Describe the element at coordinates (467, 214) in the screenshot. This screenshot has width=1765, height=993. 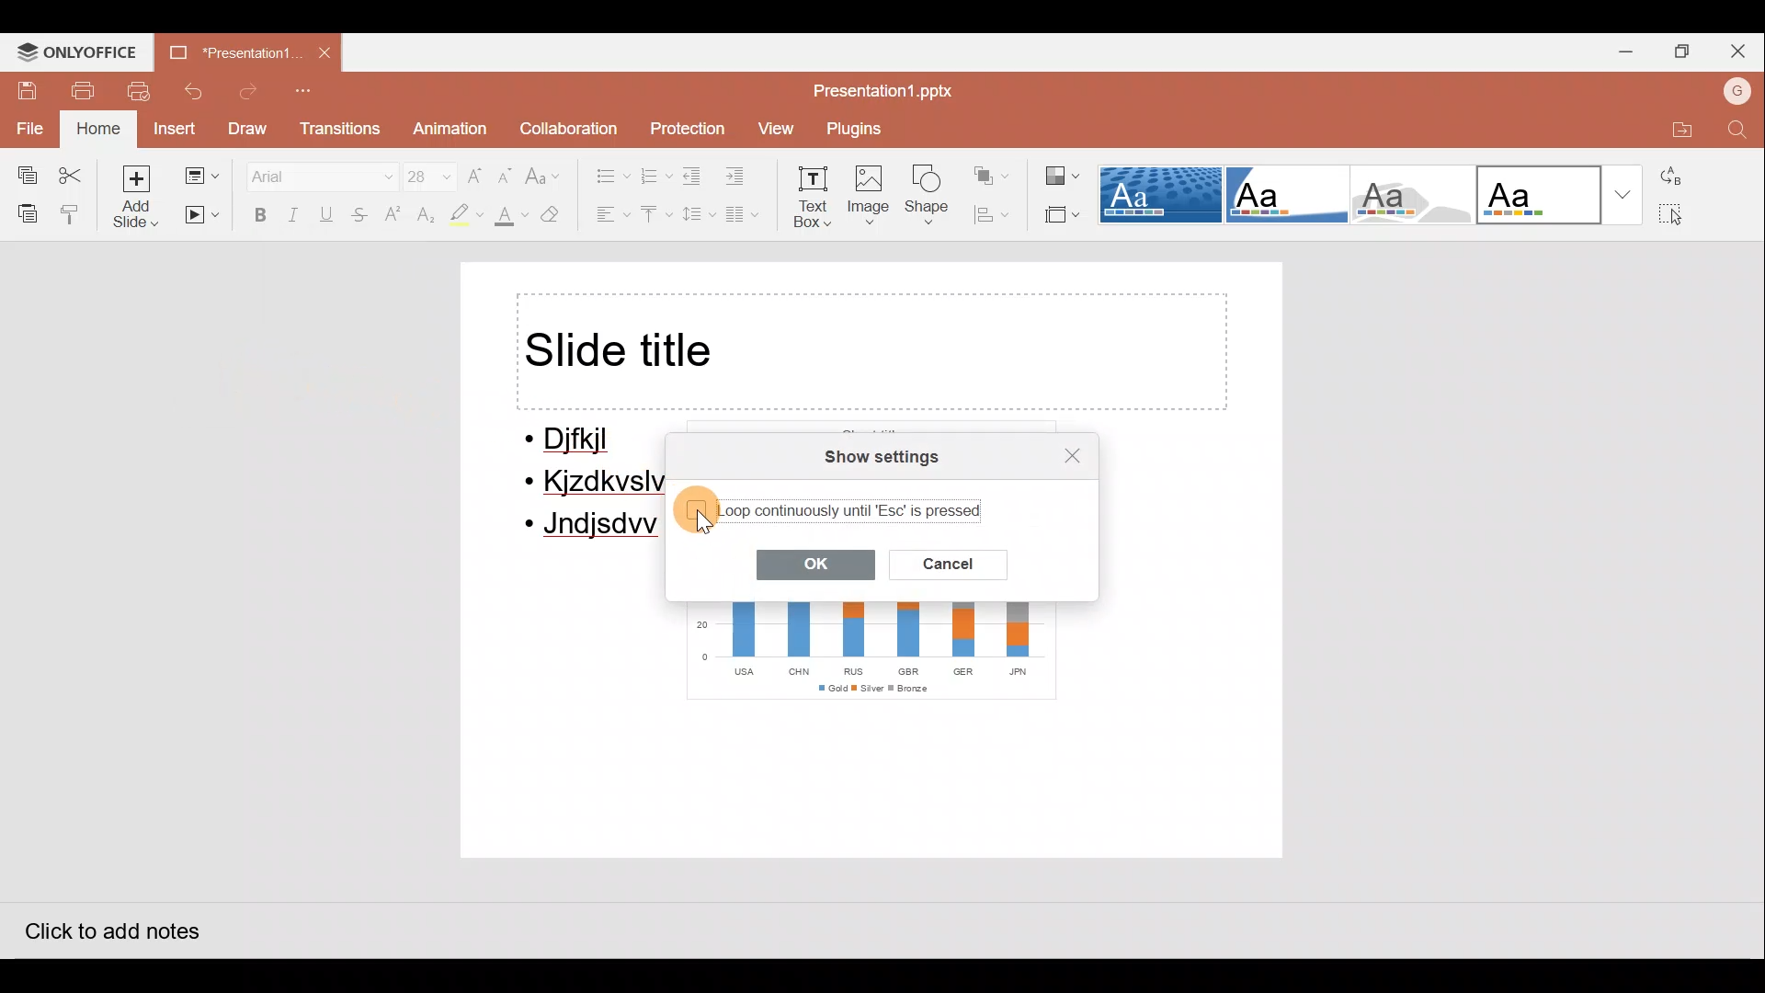
I see `Highlight colour` at that location.